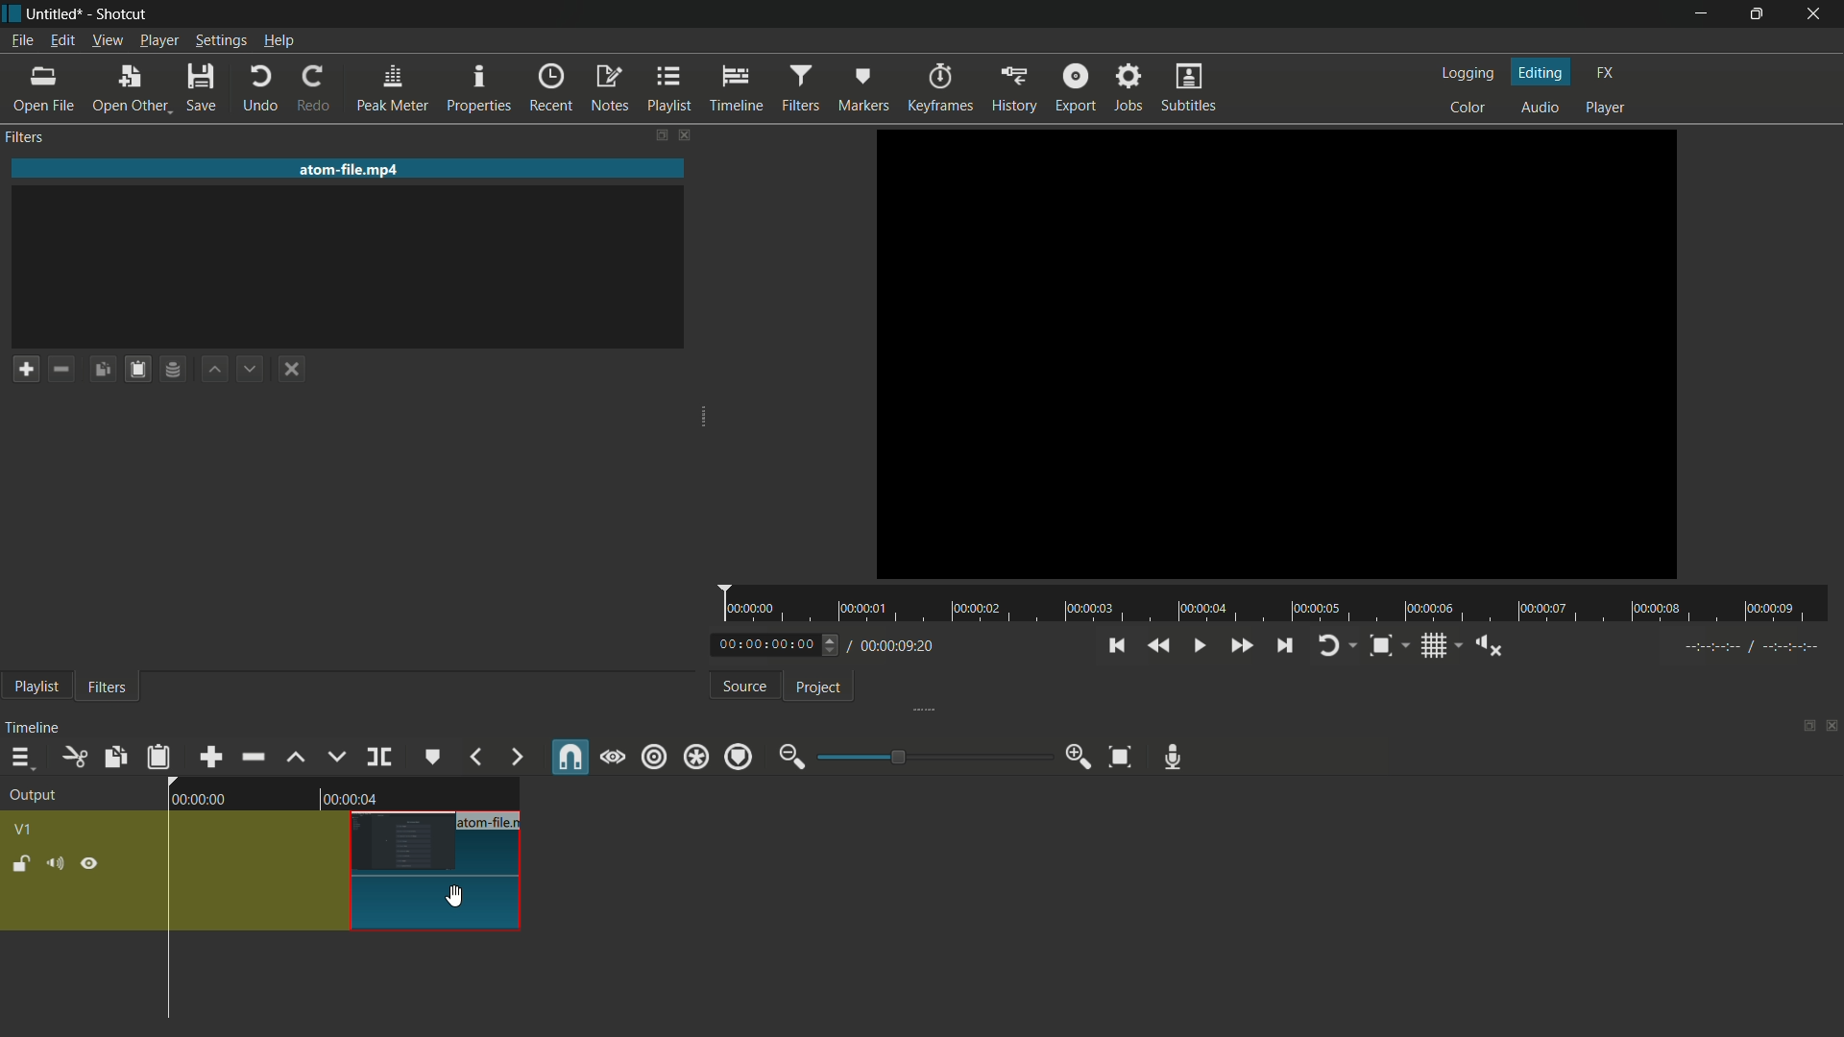 This screenshot has width=1844, height=1037. What do you see at coordinates (61, 39) in the screenshot?
I see `edit menu` at bounding box center [61, 39].